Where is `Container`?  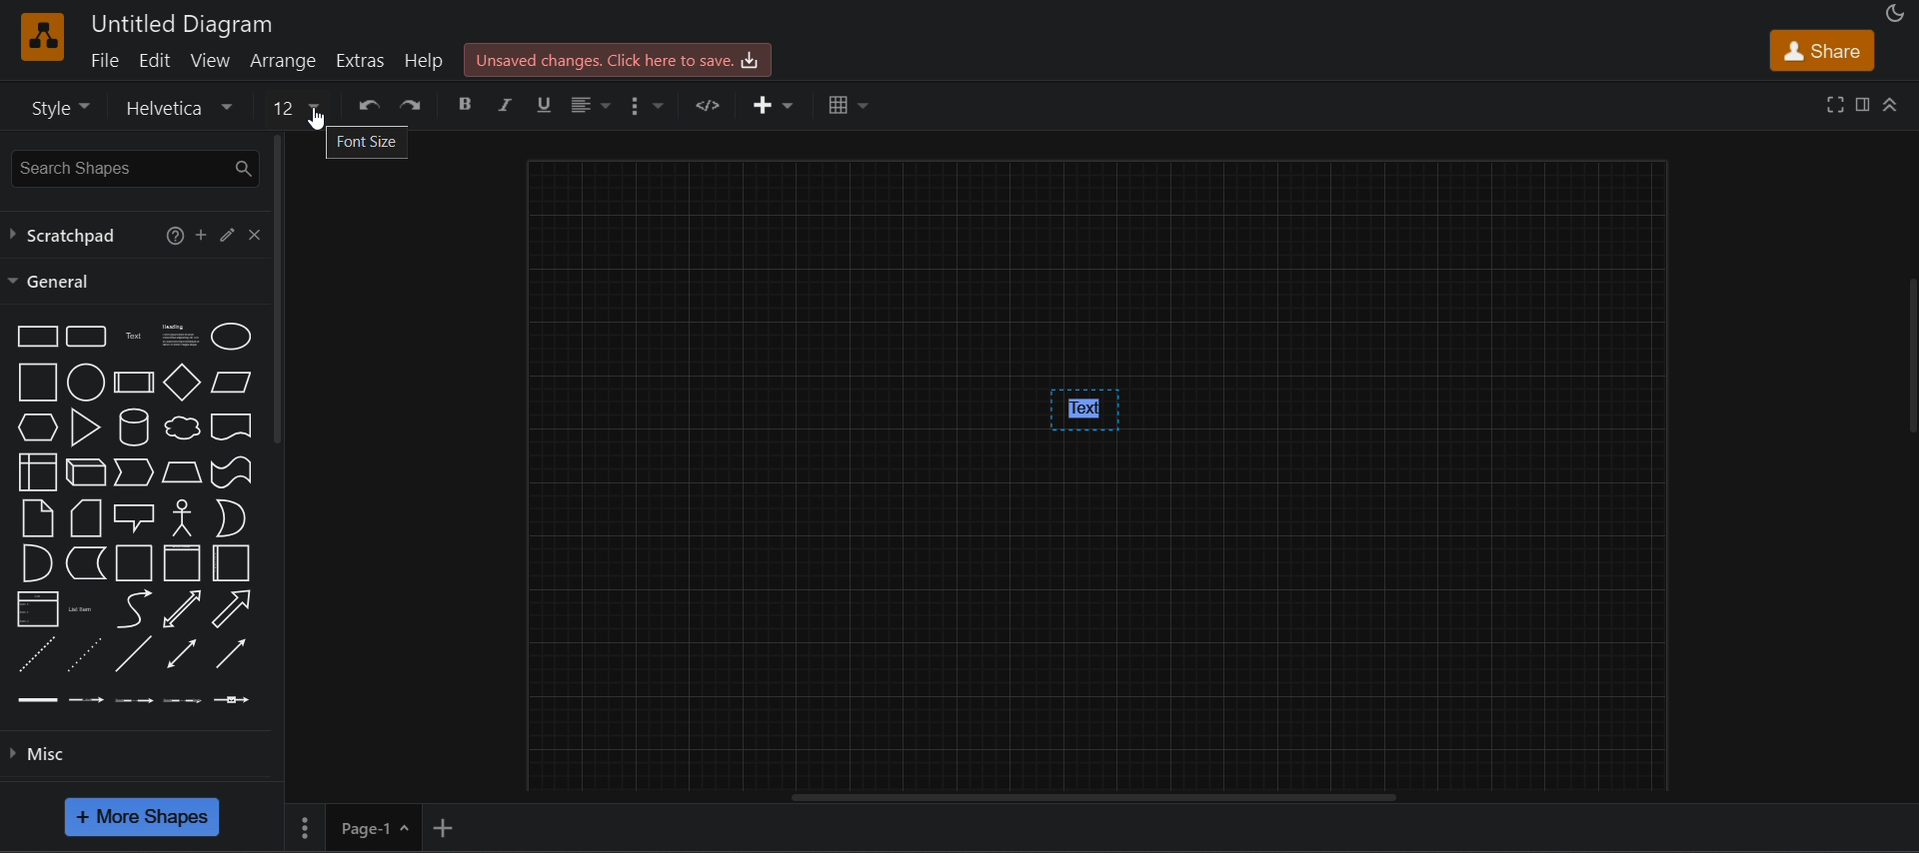 Container is located at coordinates (135, 563).